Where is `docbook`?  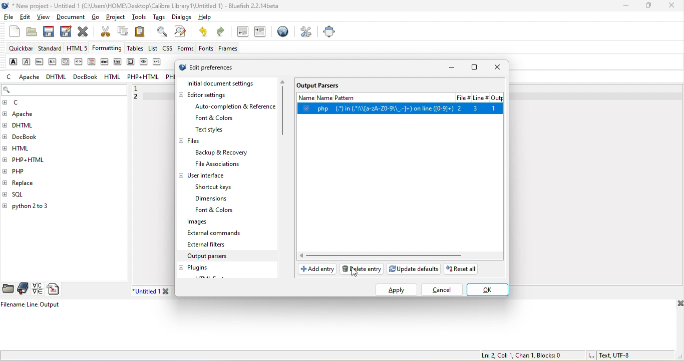
docbook is located at coordinates (30, 138).